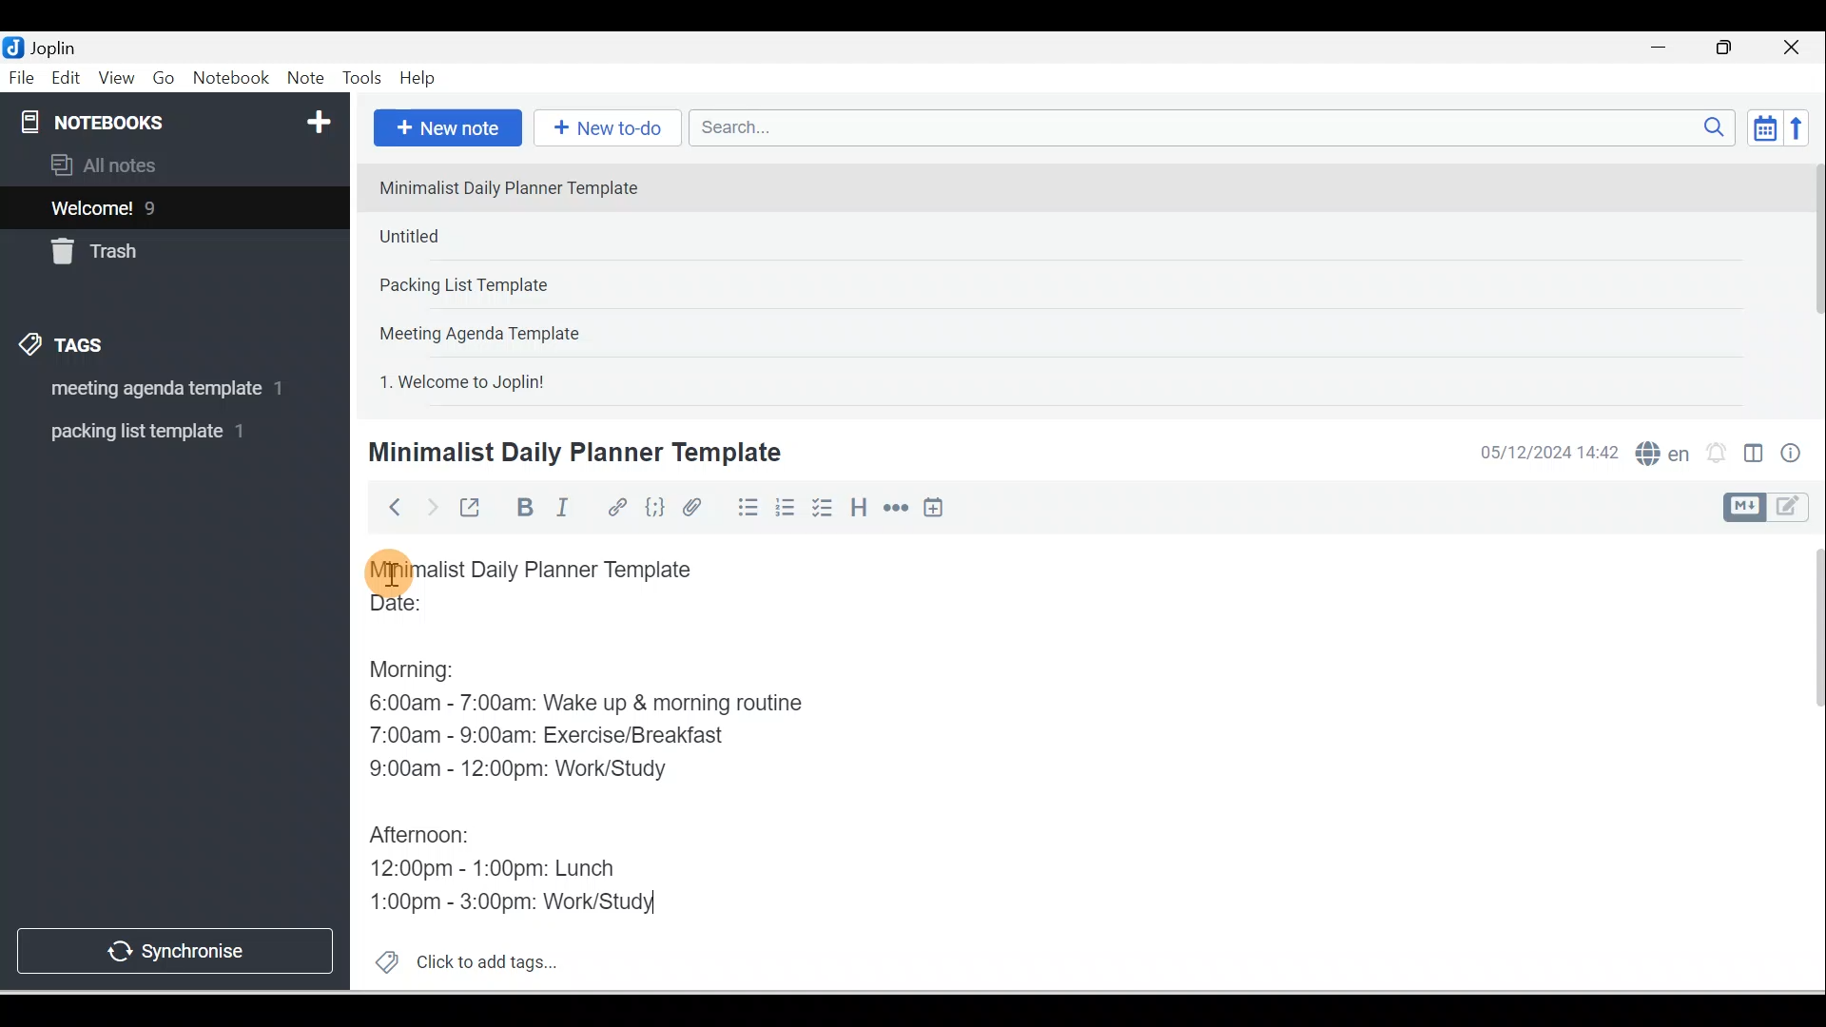 This screenshot has height=1027, width=1826. What do you see at coordinates (458, 959) in the screenshot?
I see `Click to add tags` at bounding box center [458, 959].